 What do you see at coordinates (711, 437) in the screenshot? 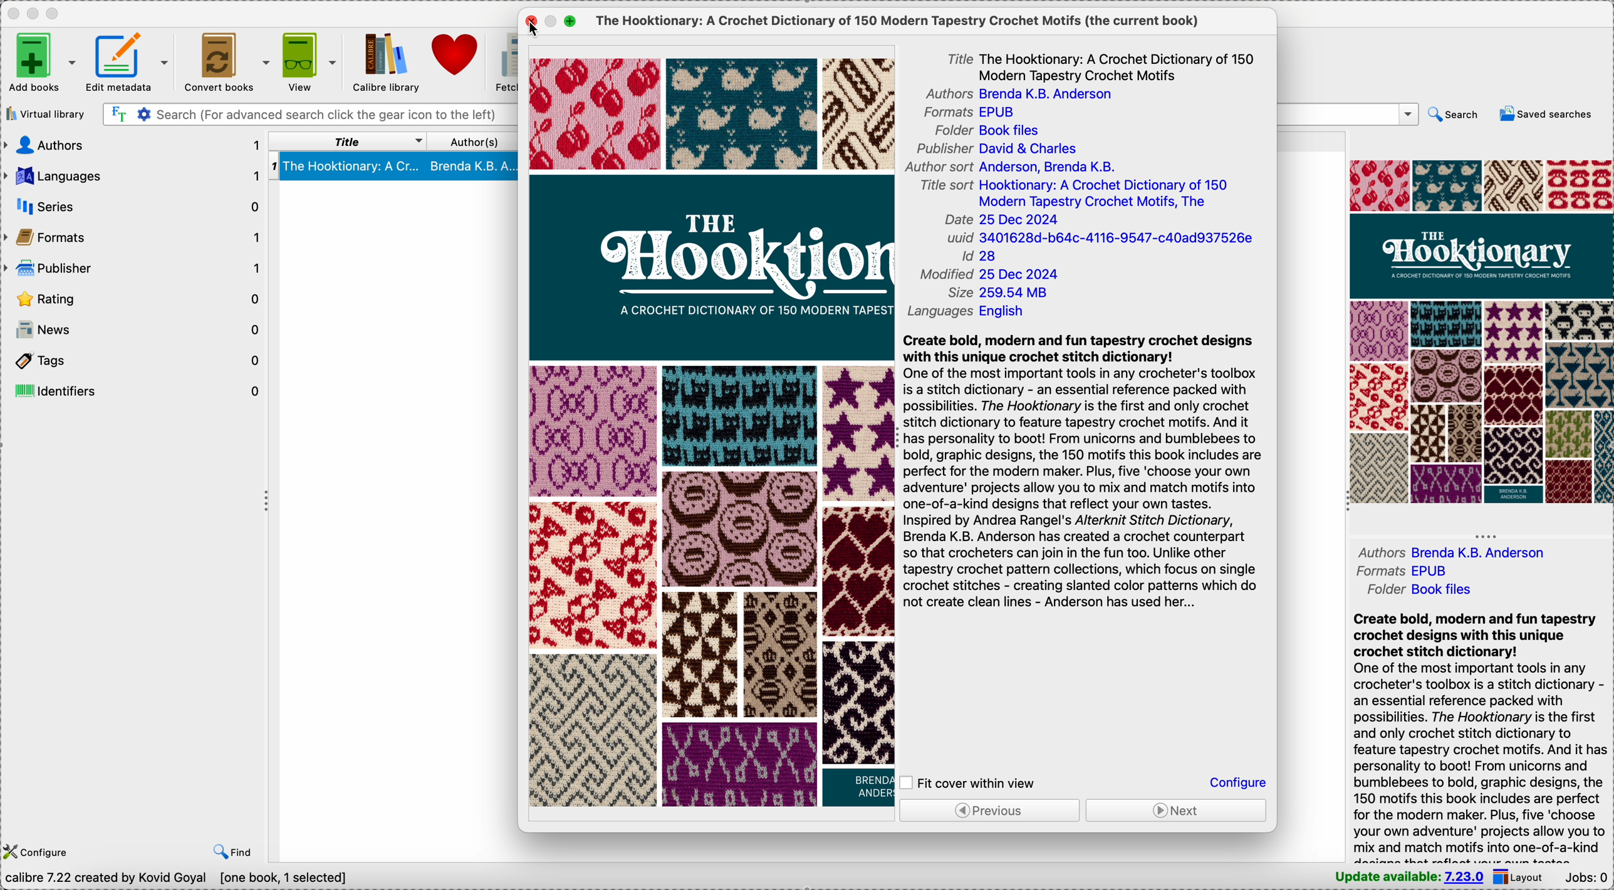
I see `book cover preview` at bounding box center [711, 437].